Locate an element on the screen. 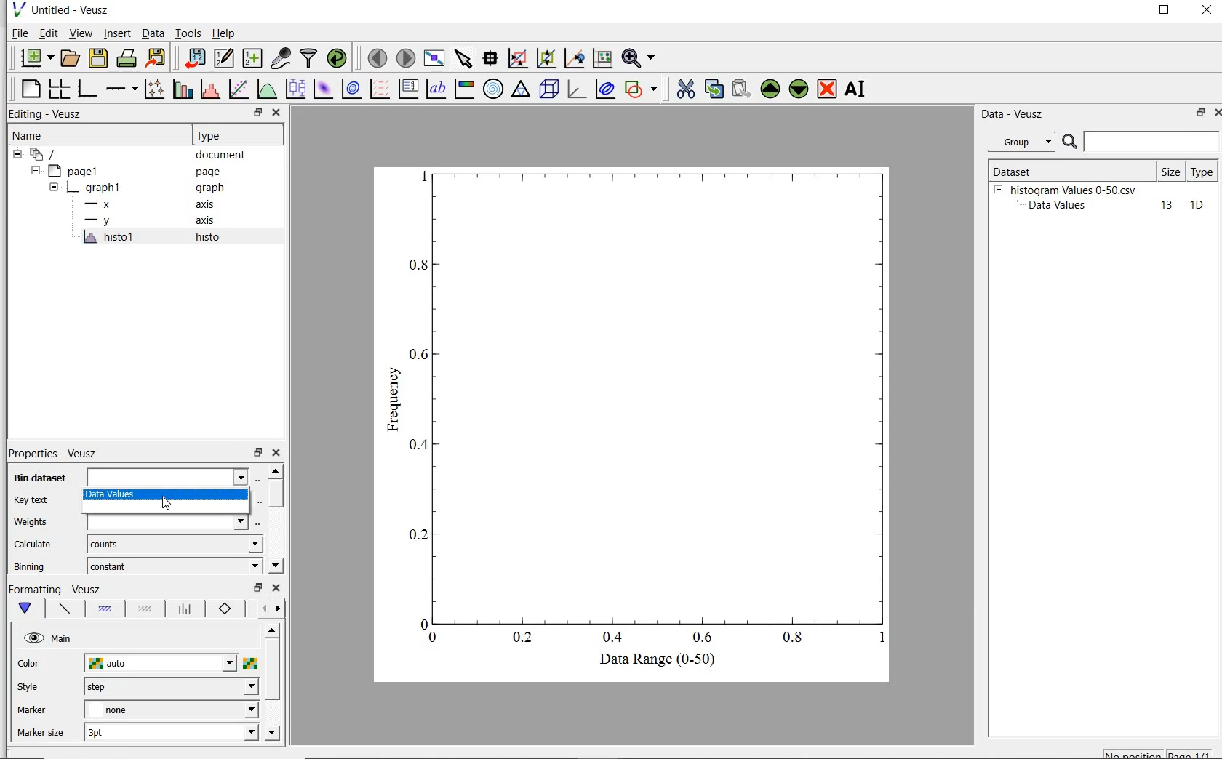  | none vw is located at coordinates (170, 710).